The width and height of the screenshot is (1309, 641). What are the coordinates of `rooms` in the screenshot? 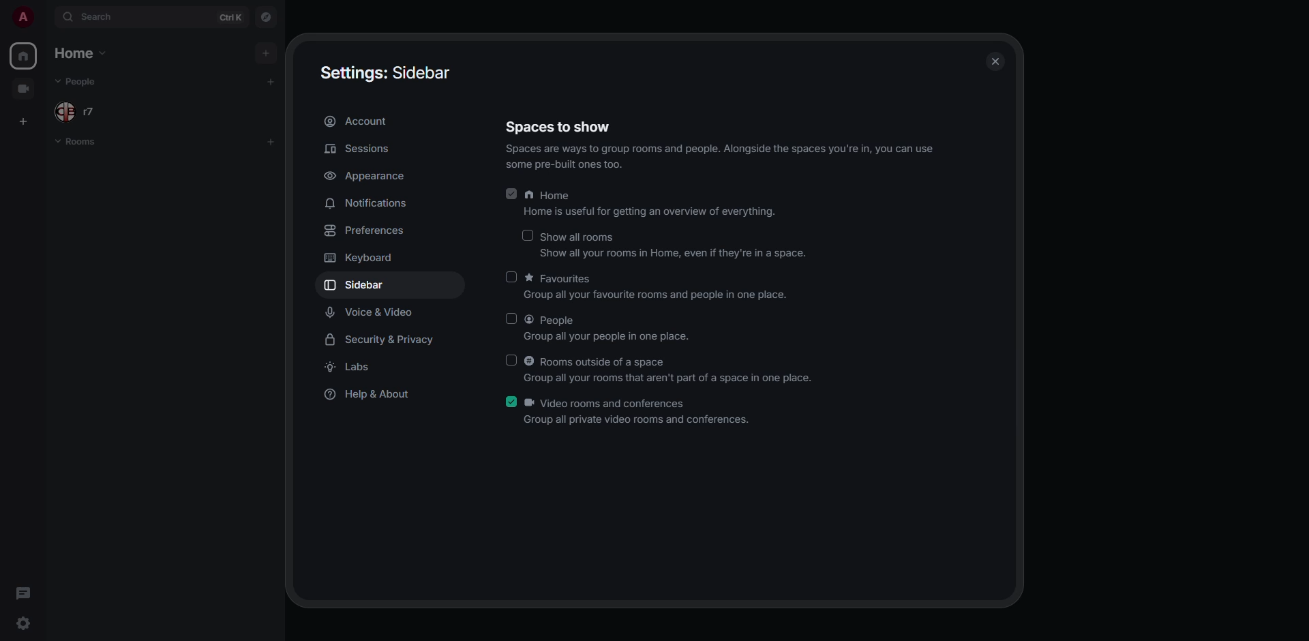 It's located at (76, 143).